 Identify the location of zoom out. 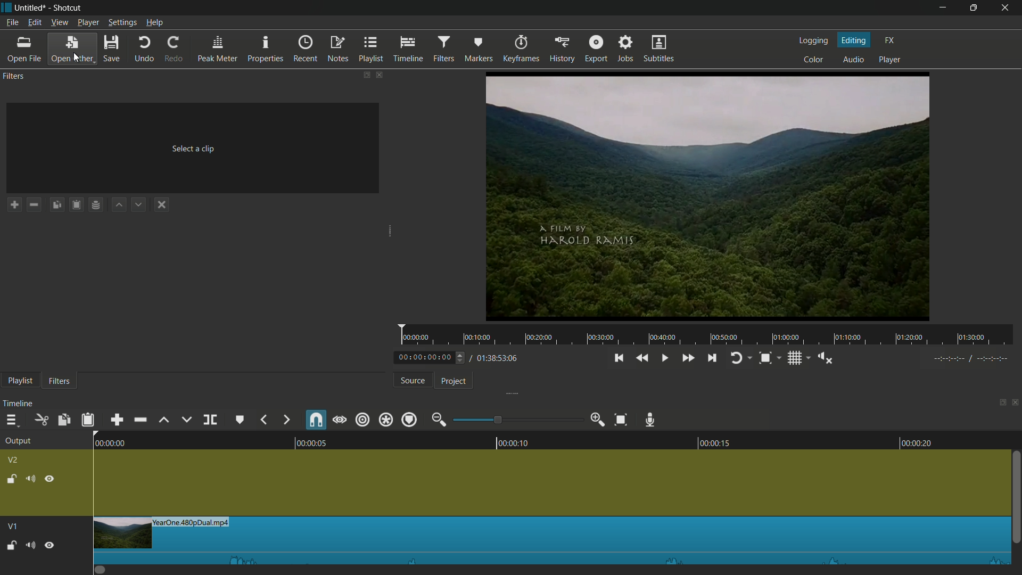
(438, 420).